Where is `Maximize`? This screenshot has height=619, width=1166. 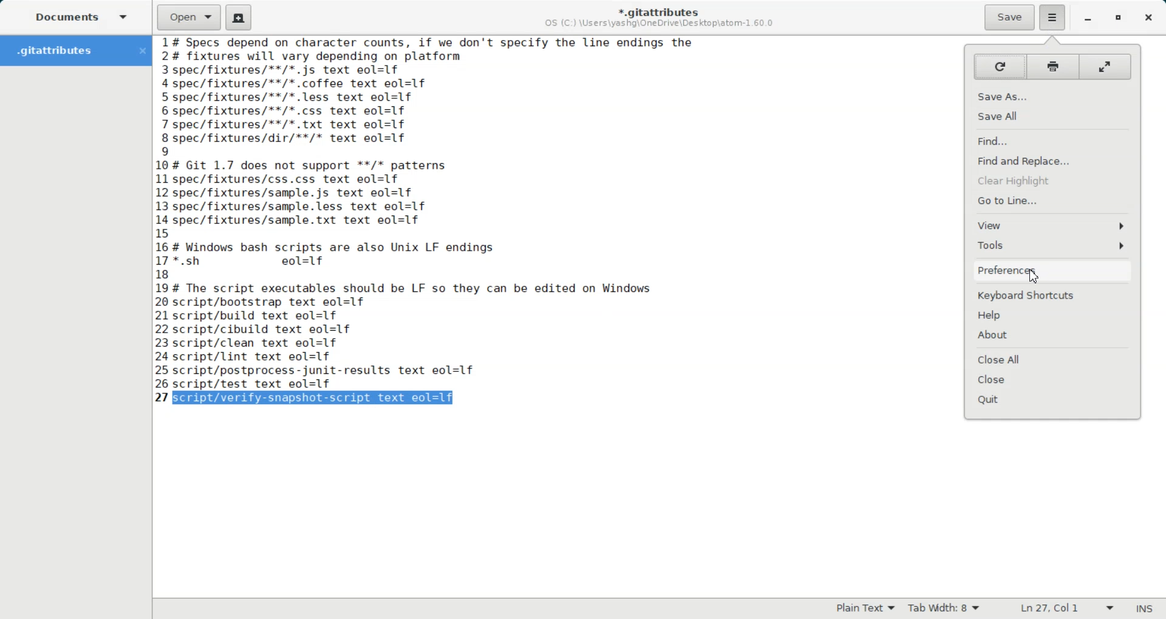
Maximize is located at coordinates (1119, 19).